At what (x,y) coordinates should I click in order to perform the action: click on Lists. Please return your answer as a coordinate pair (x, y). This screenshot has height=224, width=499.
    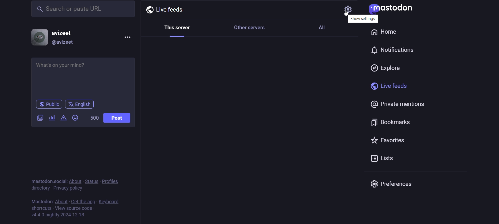
    Looking at the image, I should click on (383, 158).